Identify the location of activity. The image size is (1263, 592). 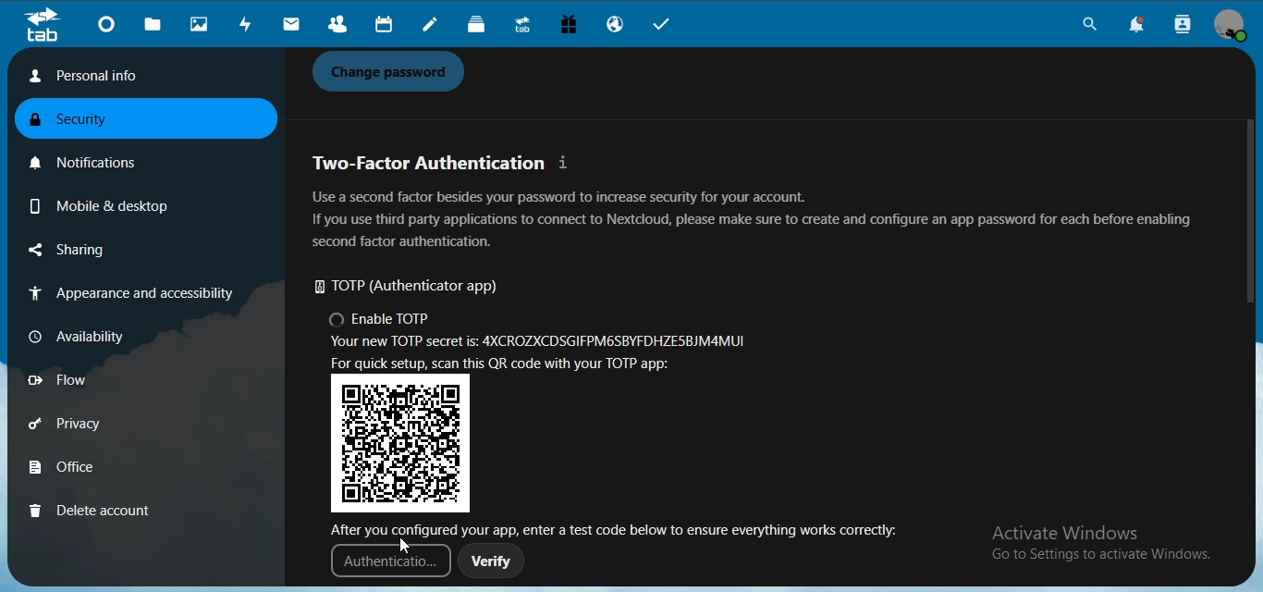
(249, 24).